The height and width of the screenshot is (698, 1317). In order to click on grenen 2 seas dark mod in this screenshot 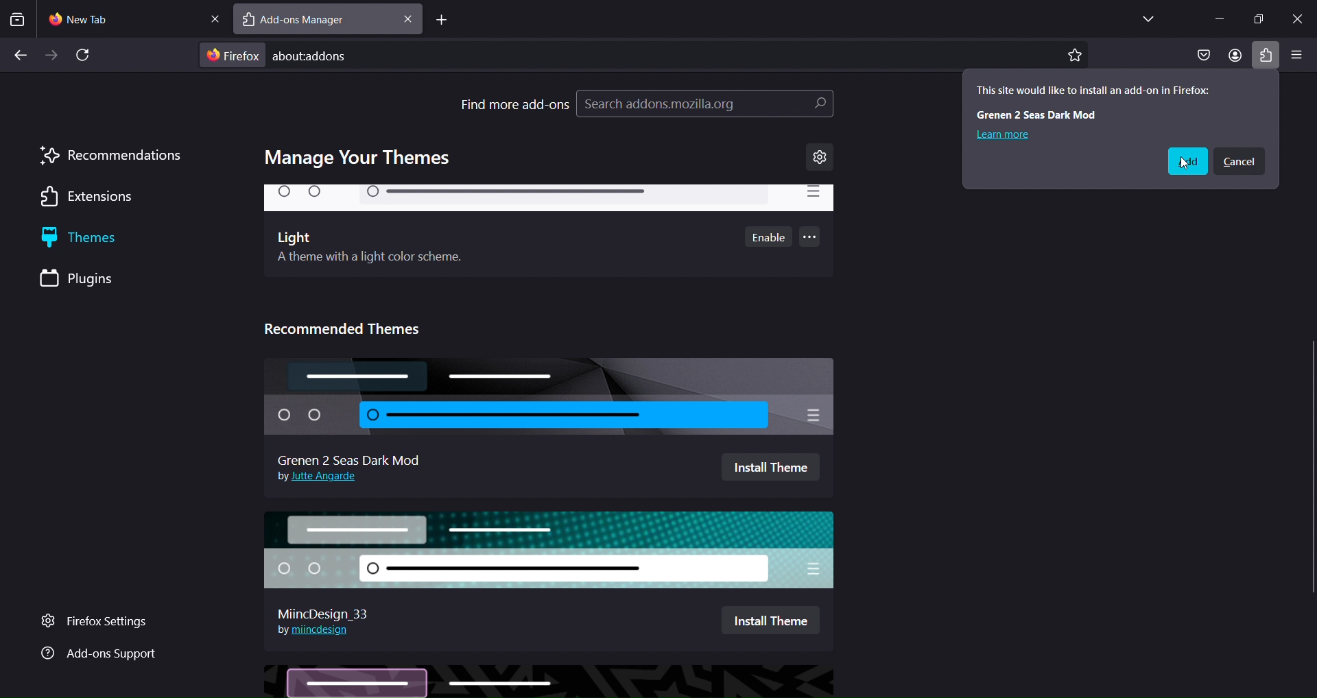, I will do `click(548, 398)`.